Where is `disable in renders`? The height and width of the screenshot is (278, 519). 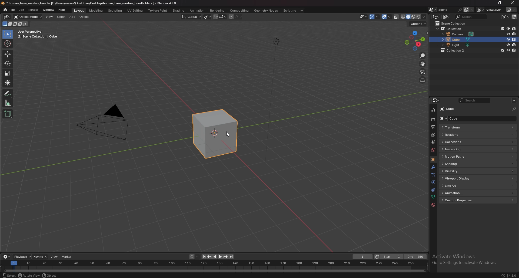
disable in renders is located at coordinates (515, 45).